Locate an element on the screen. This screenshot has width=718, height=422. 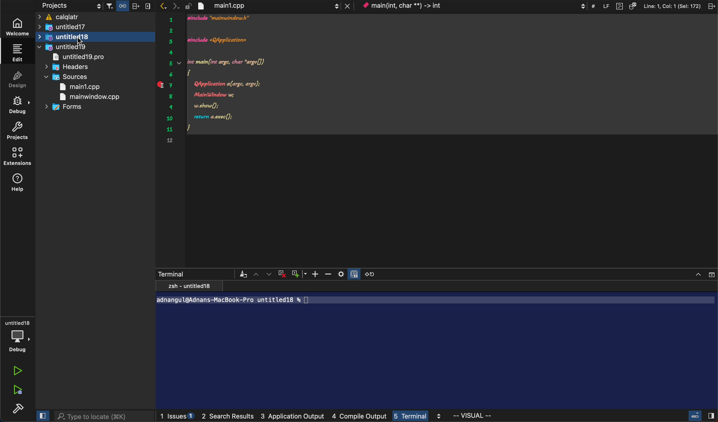
main1,cpp is located at coordinates (81, 87).